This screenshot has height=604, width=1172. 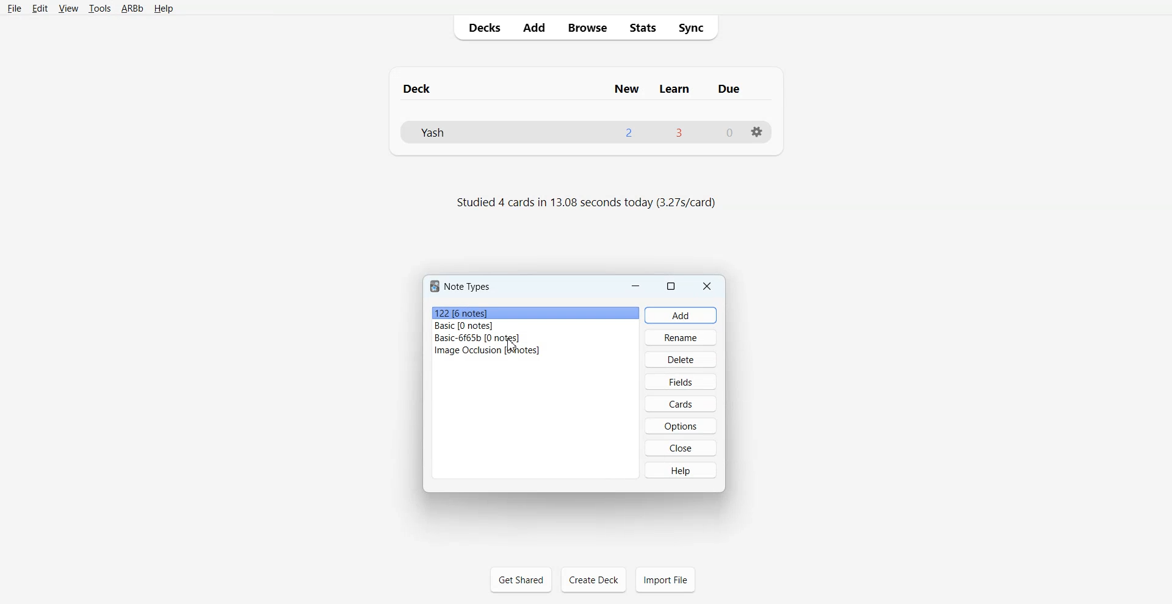 What do you see at coordinates (586, 27) in the screenshot?
I see `Browse` at bounding box center [586, 27].